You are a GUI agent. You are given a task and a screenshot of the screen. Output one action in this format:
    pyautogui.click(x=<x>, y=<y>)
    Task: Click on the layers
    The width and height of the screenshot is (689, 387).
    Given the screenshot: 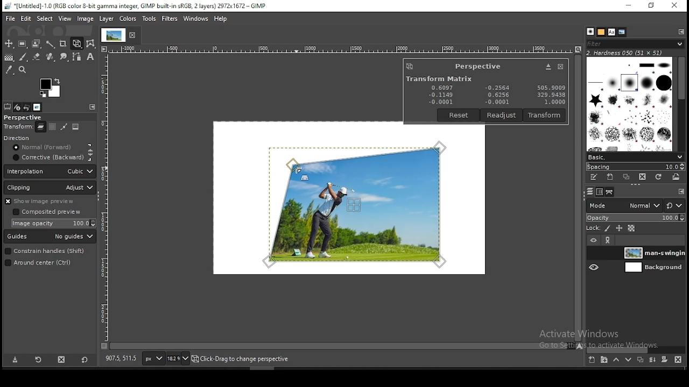 What is the action you would take?
    pyautogui.click(x=590, y=192)
    